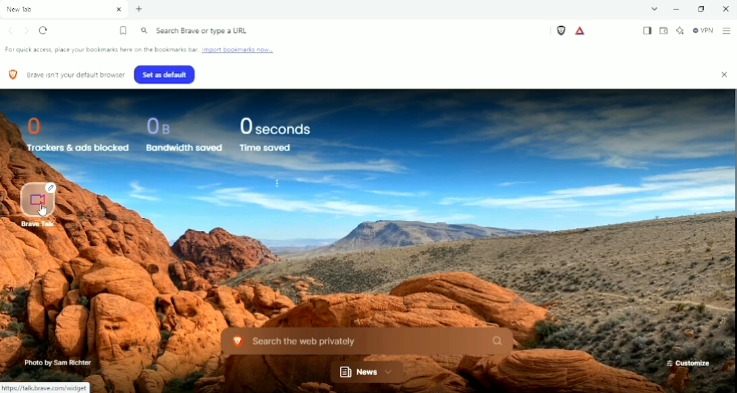 Image resolution: width=737 pixels, height=393 pixels. Describe the element at coordinates (194, 31) in the screenshot. I see `Search Brave or type a URL` at that location.